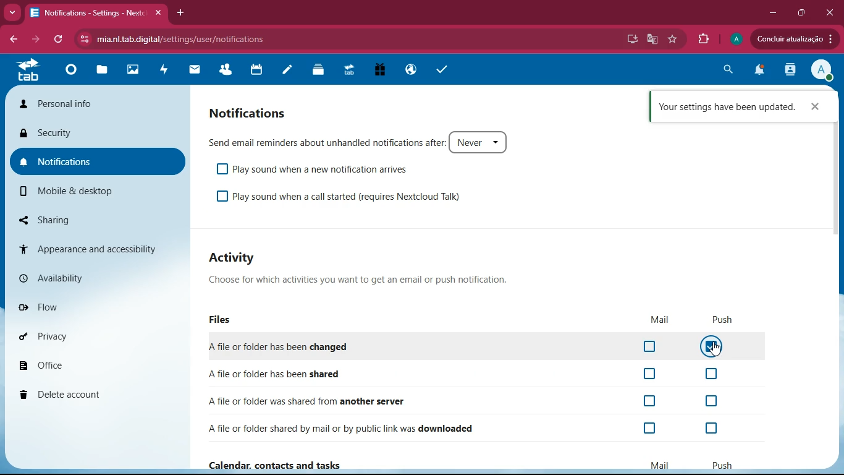 The image size is (844, 475). Describe the element at coordinates (256, 111) in the screenshot. I see `notifications` at that location.